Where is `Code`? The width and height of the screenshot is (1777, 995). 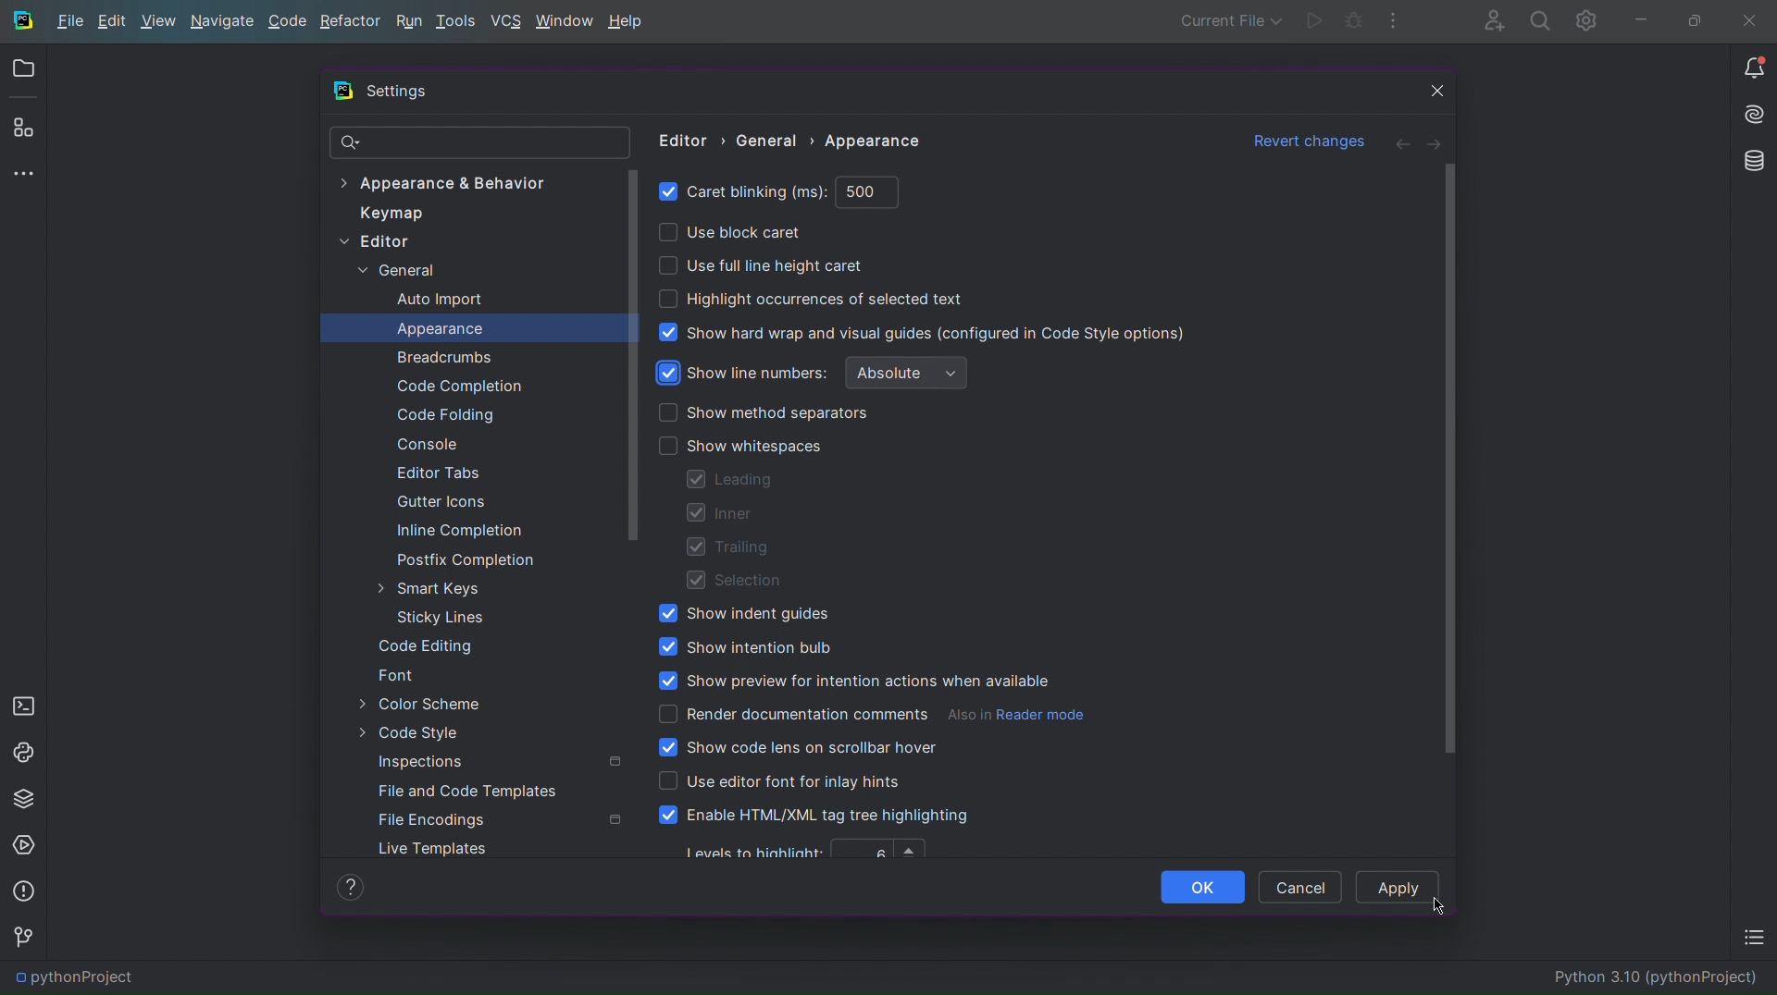
Code is located at coordinates (289, 21).